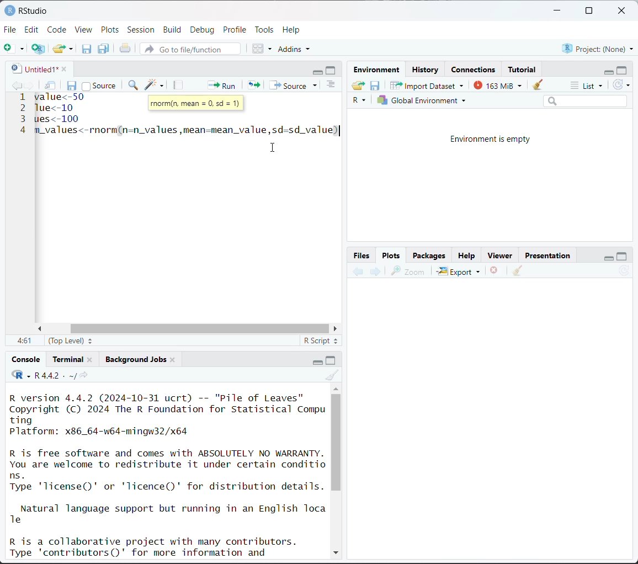 The height and width of the screenshot is (564, 638). What do you see at coordinates (336, 442) in the screenshot?
I see `vertical scroll bar` at bounding box center [336, 442].